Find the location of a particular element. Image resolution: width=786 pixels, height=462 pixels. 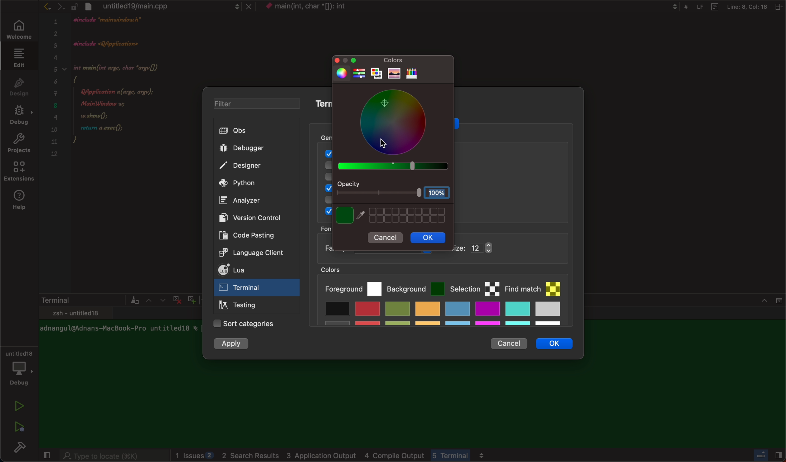

code is located at coordinates (130, 94).